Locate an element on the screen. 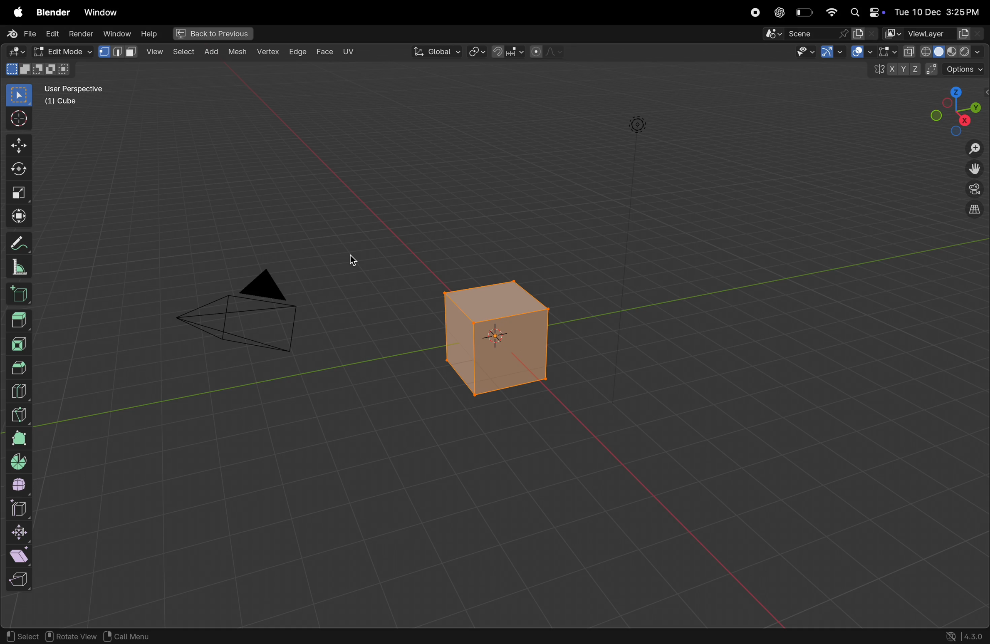 Image resolution: width=990 pixels, height=644 pixels. camera is located at coordinates (246, 316).